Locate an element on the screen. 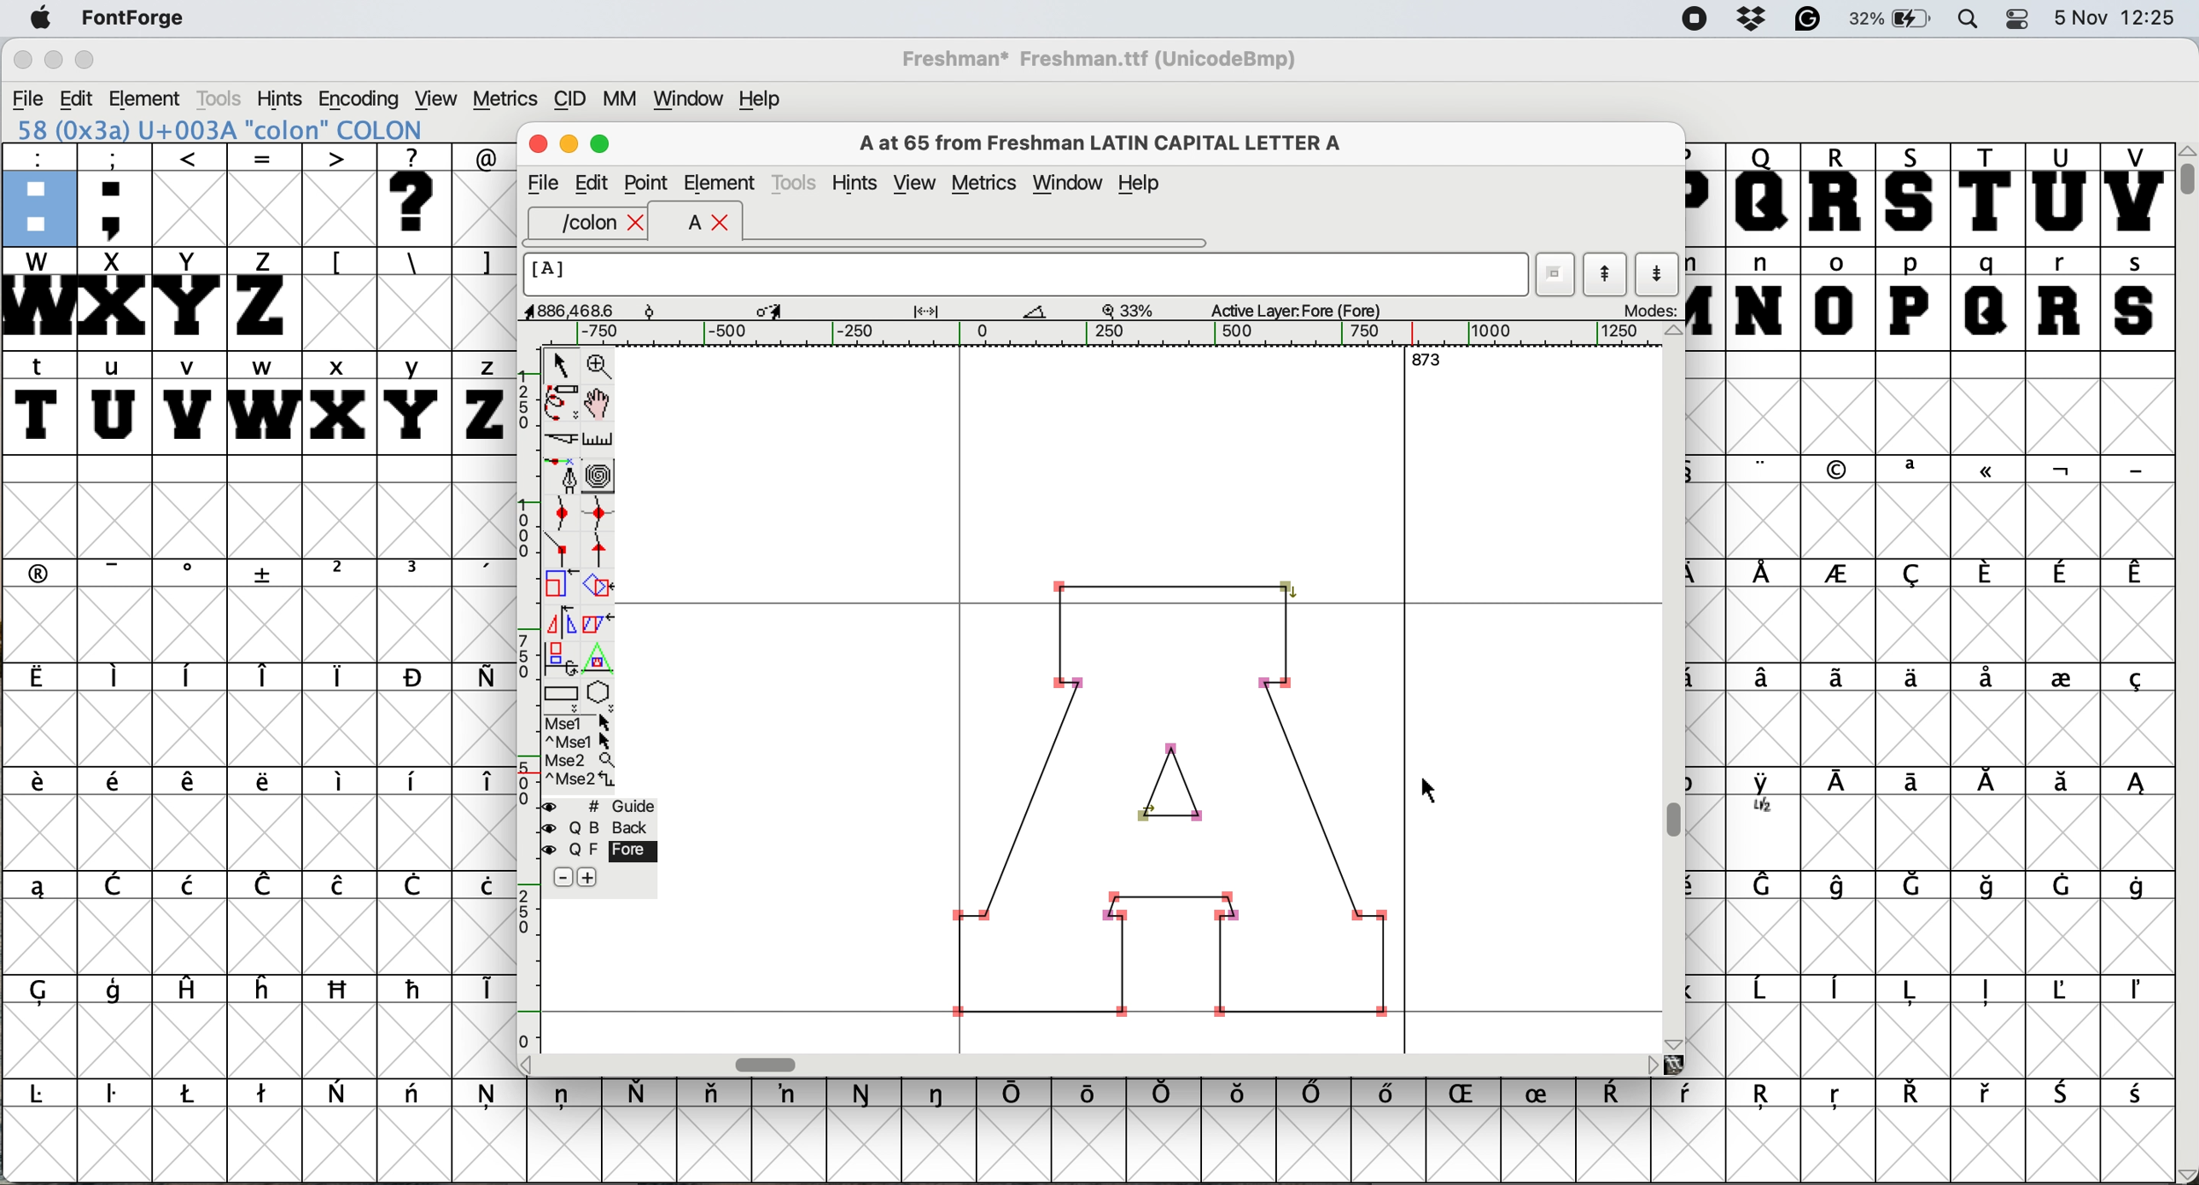 The image size is (2199, 1185). symbol is located at coordinates (565, 1097).